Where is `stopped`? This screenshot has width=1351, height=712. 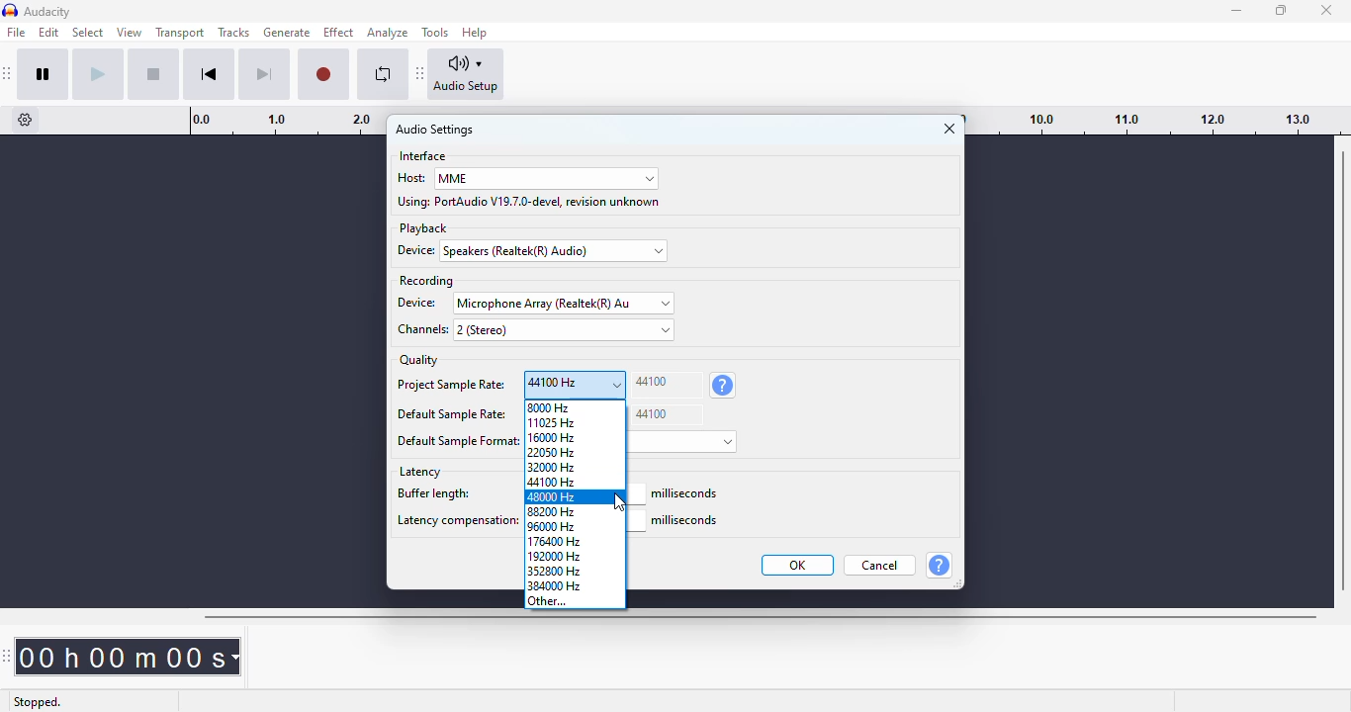 stopped is located at coordinates (40, 700).